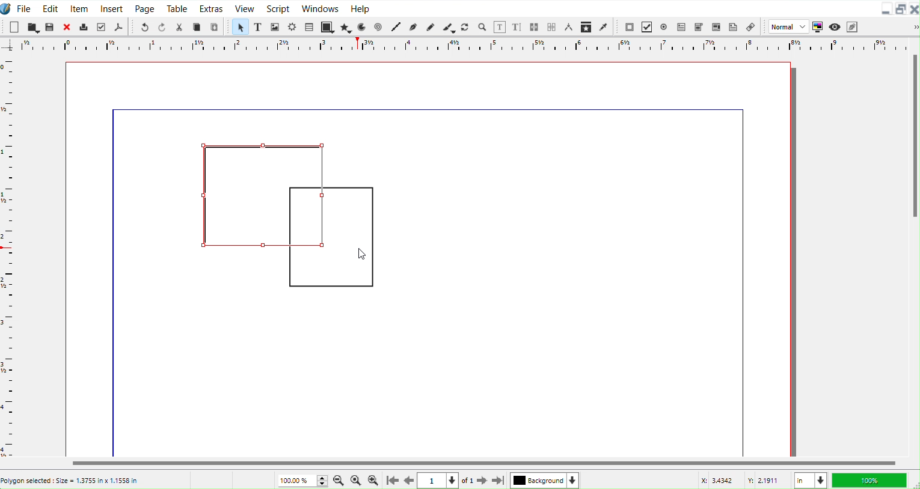 This screenshot has width=920, height=489. What do you see at coordinates (379, 26) in the screenshot?
I see `Spiral` at bounding box center [379, 26].